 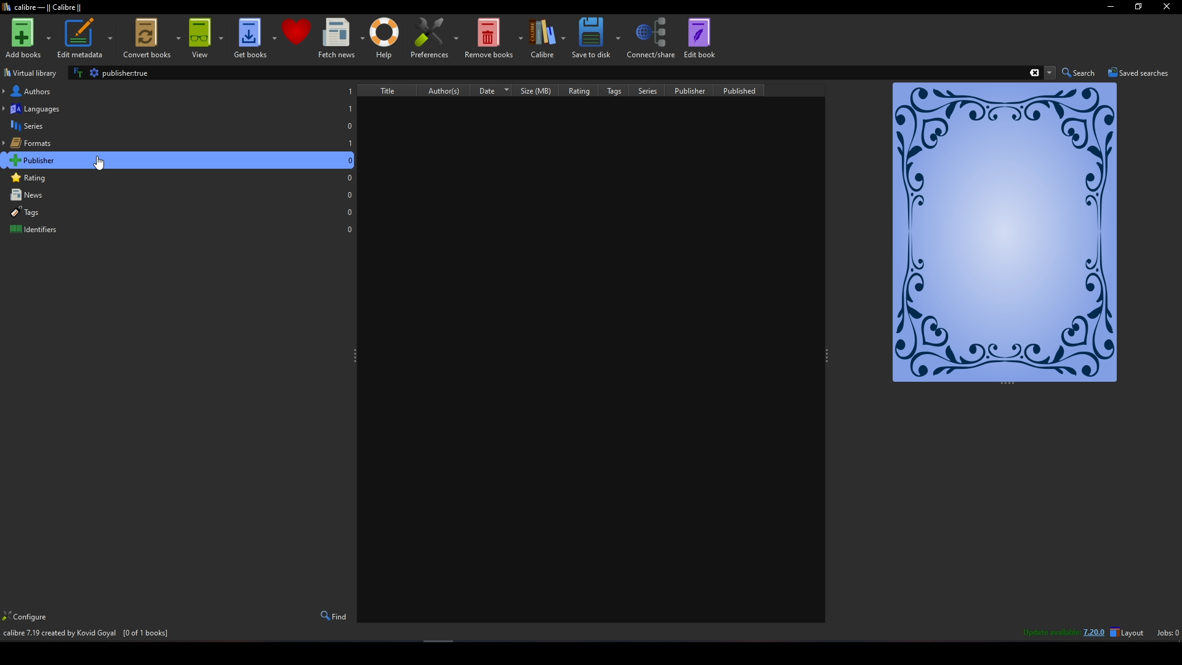 I want to click on Search bar, so click(x=571, y=73).